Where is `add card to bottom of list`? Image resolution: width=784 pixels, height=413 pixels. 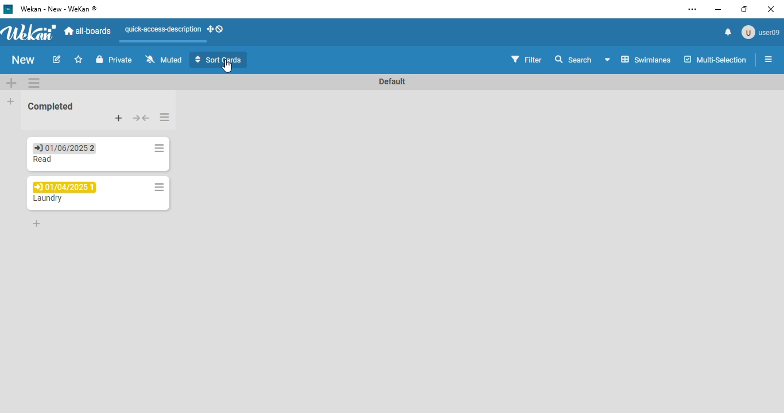 add card to bottom of list is located at coordinates (37, 224).